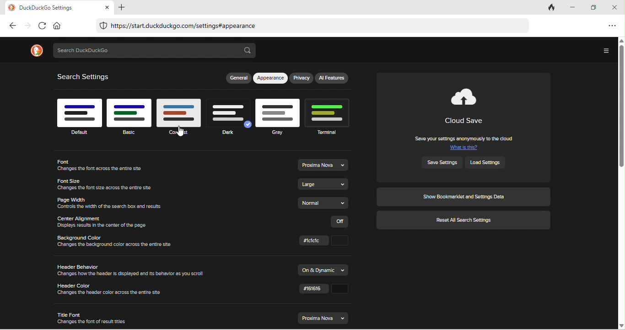 The height and width of the screenshot is (330, 625). I want to click on save your settings anonymously to the cloud, so click(464, 142).